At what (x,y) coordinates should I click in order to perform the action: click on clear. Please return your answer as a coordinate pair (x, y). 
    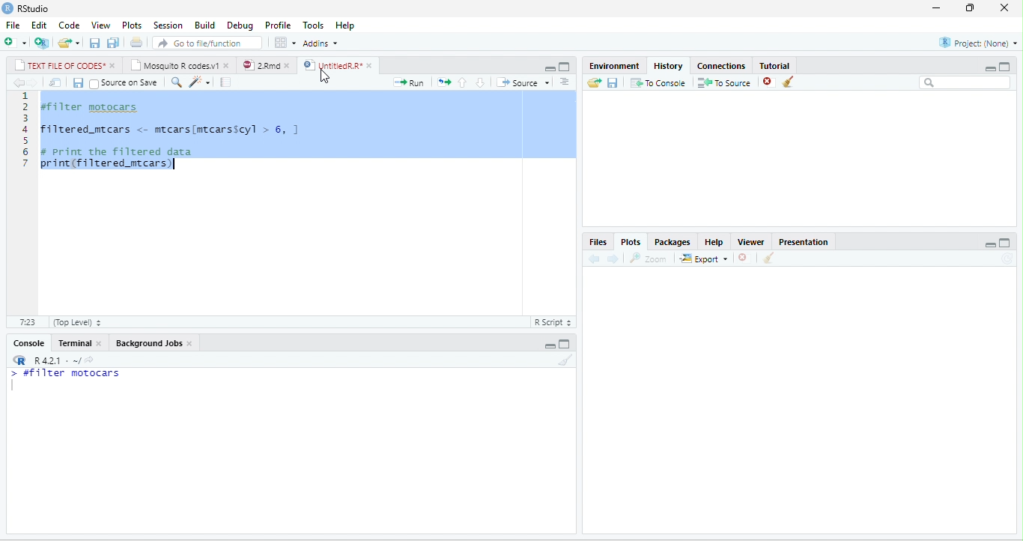
    Looking at the image, I should click on (768, 258).